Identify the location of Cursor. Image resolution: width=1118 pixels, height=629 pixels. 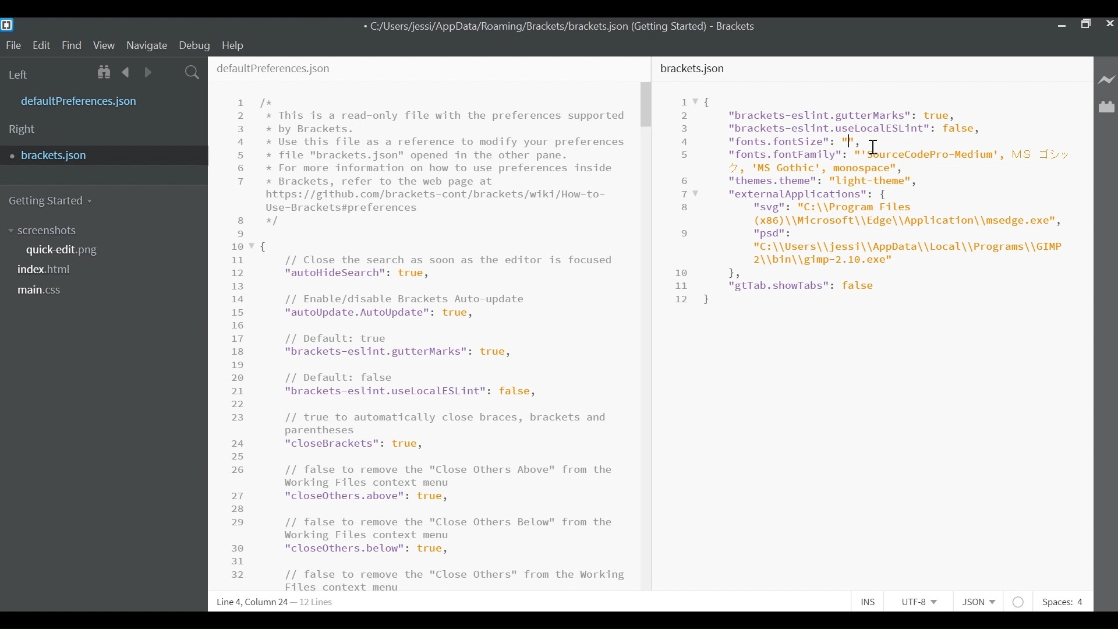
(876, 143).